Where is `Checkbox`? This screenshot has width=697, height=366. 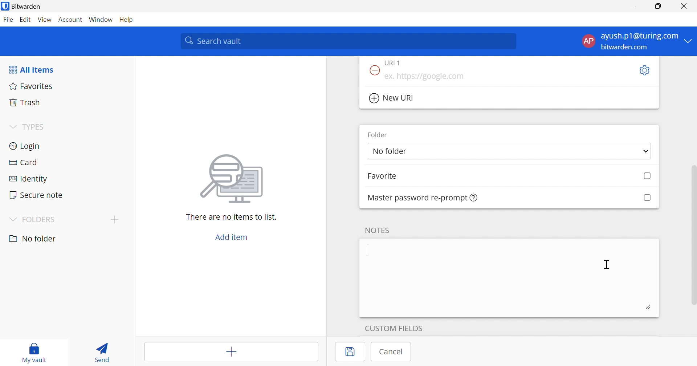 Checkbox is located at coordinates (648, 176).